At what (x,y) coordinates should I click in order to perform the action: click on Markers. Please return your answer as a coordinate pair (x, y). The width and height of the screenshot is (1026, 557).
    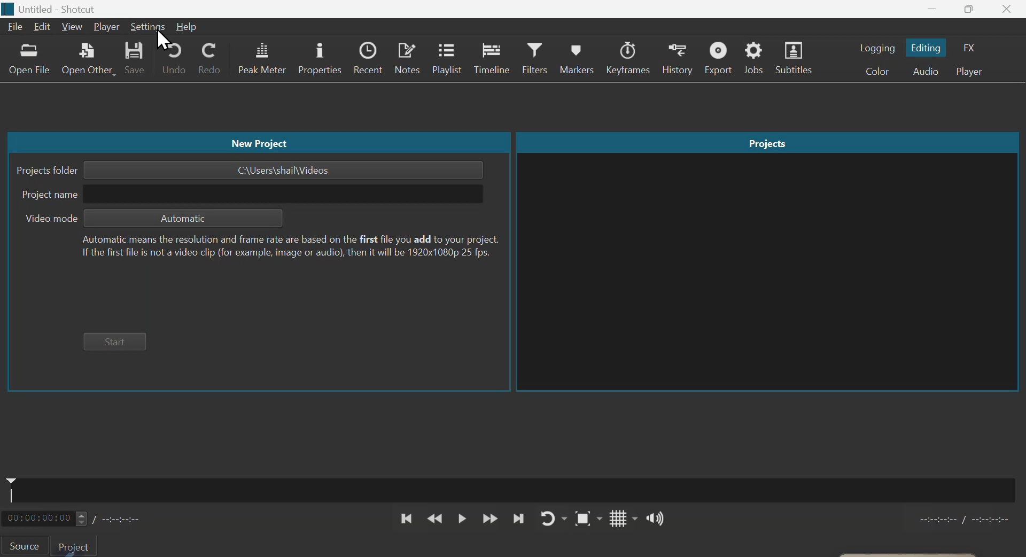
    Looking at the image, I should click on (579, 58).